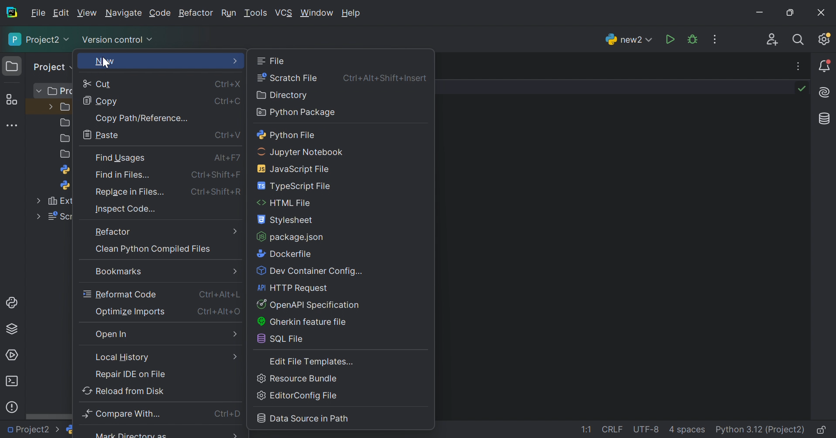  Describe the element at coordinates (131, 435) in the screenshot. I see `Mark directory as` at that location.